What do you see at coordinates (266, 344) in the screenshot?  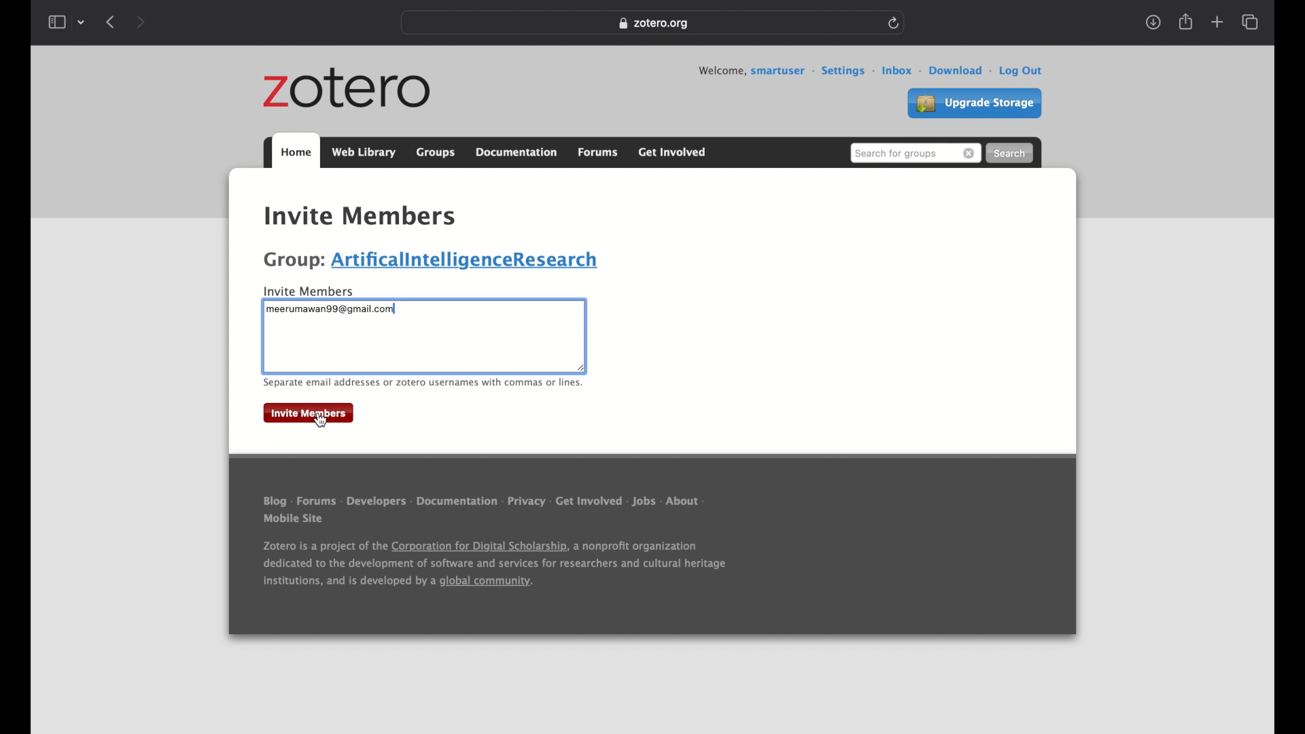 I see `highlighted text boundary` at bounding box center [266, 344].